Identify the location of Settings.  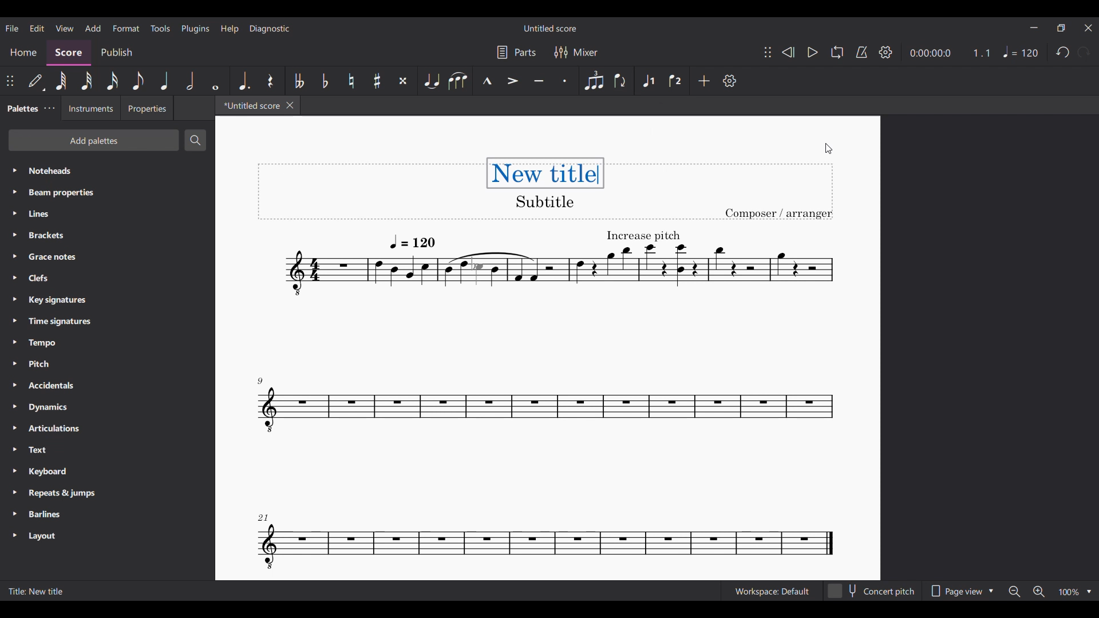
(730, 81).